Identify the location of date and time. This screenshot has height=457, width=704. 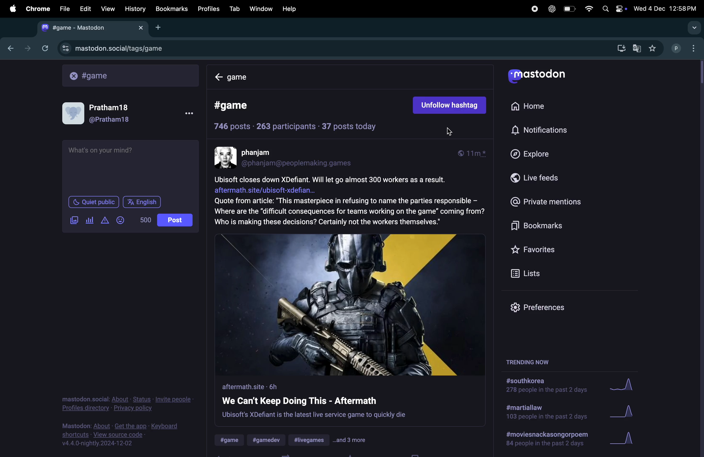
(666, 9).